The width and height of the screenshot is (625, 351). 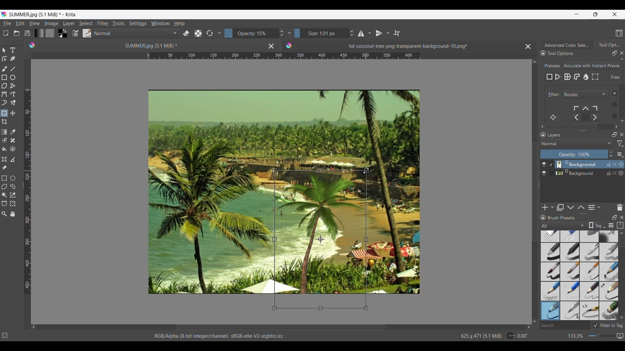 What do you see at coordinates (612, 104) in the screenshot?
I see `Select` at bounding box center [612, 104].